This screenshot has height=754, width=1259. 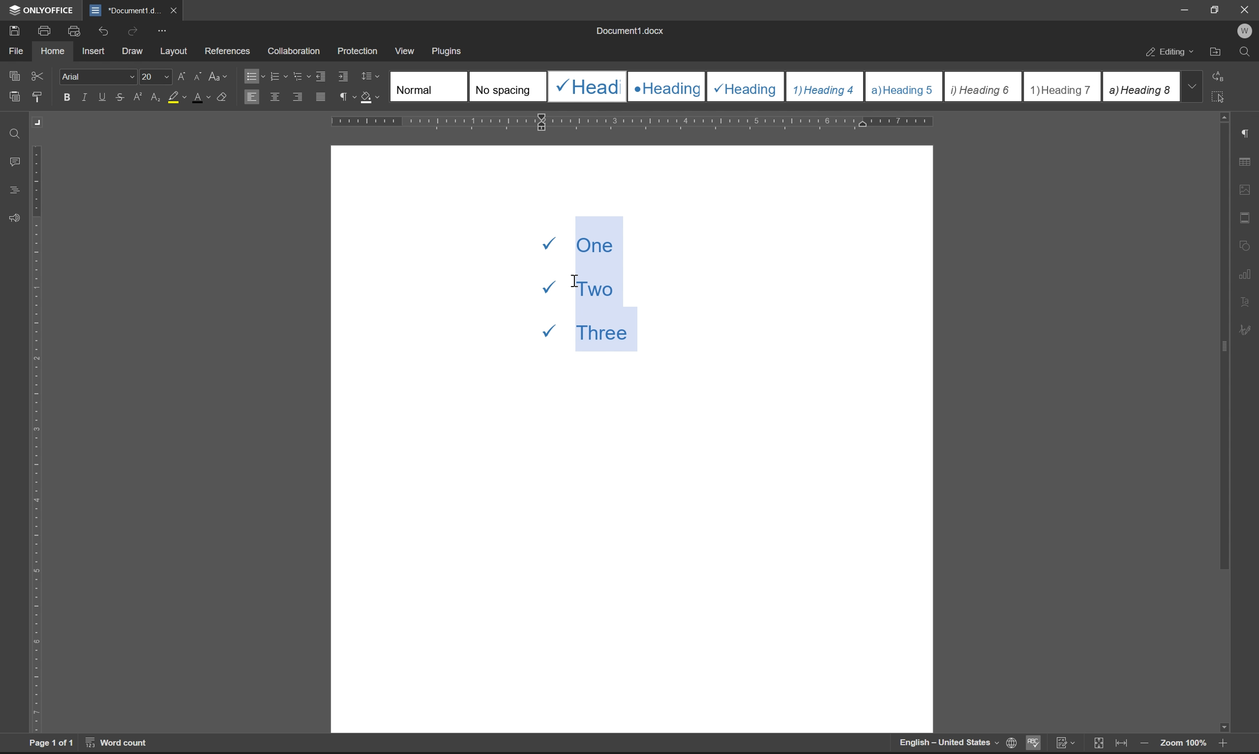 What do you see at coordinates (1216, 53) in the screenshot?
I see `open file location` at bounding box center [1216, 53].